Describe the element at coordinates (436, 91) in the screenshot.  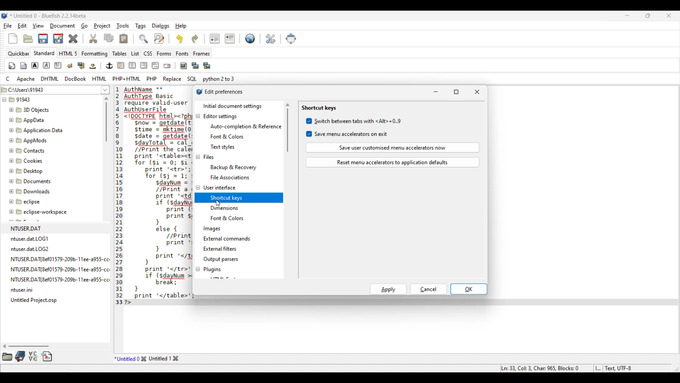
I see `Minimize` at that location.